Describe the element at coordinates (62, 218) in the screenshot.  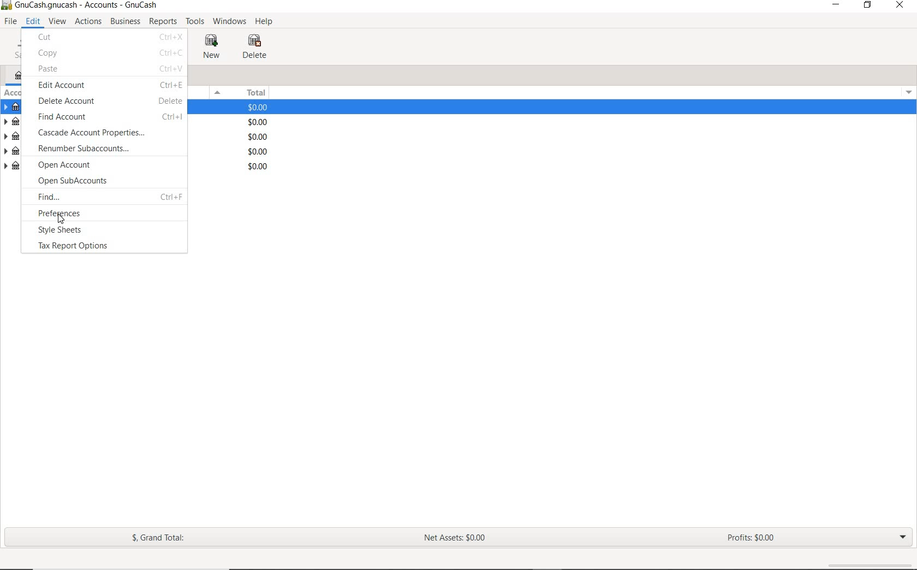
I see `Cursor` at that location.